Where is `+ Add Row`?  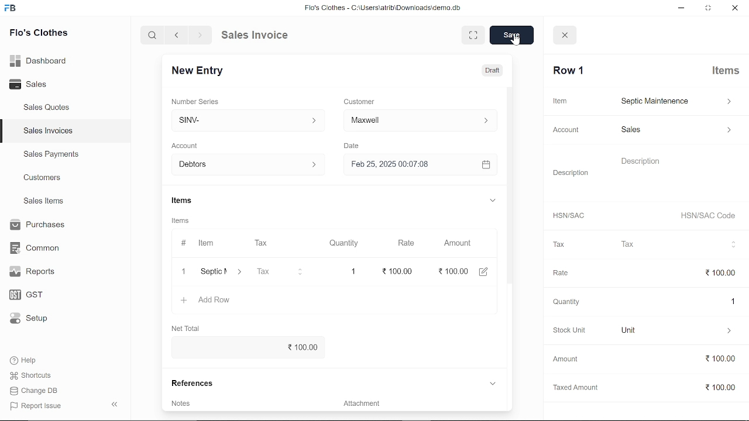 + Add Row is located at coordinates (209, 301).